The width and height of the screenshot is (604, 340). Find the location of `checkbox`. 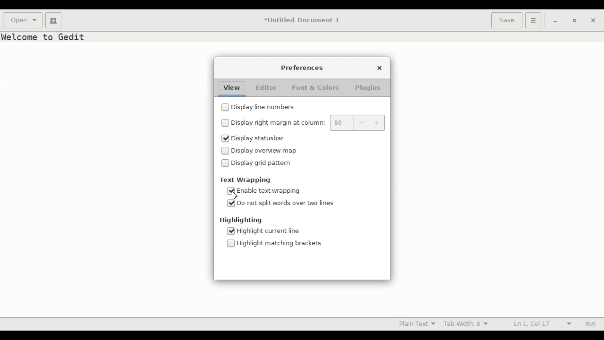

checkbox is located at coordinates (225, 107).